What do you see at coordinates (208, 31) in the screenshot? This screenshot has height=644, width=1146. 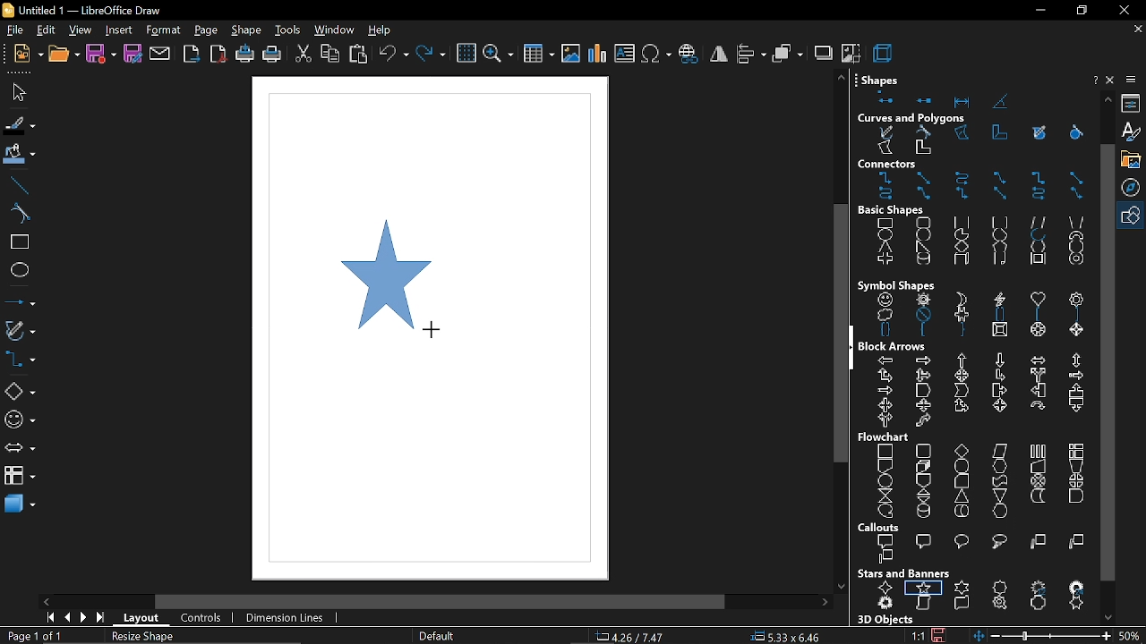 I see `page` at bounding box center [208, 31].